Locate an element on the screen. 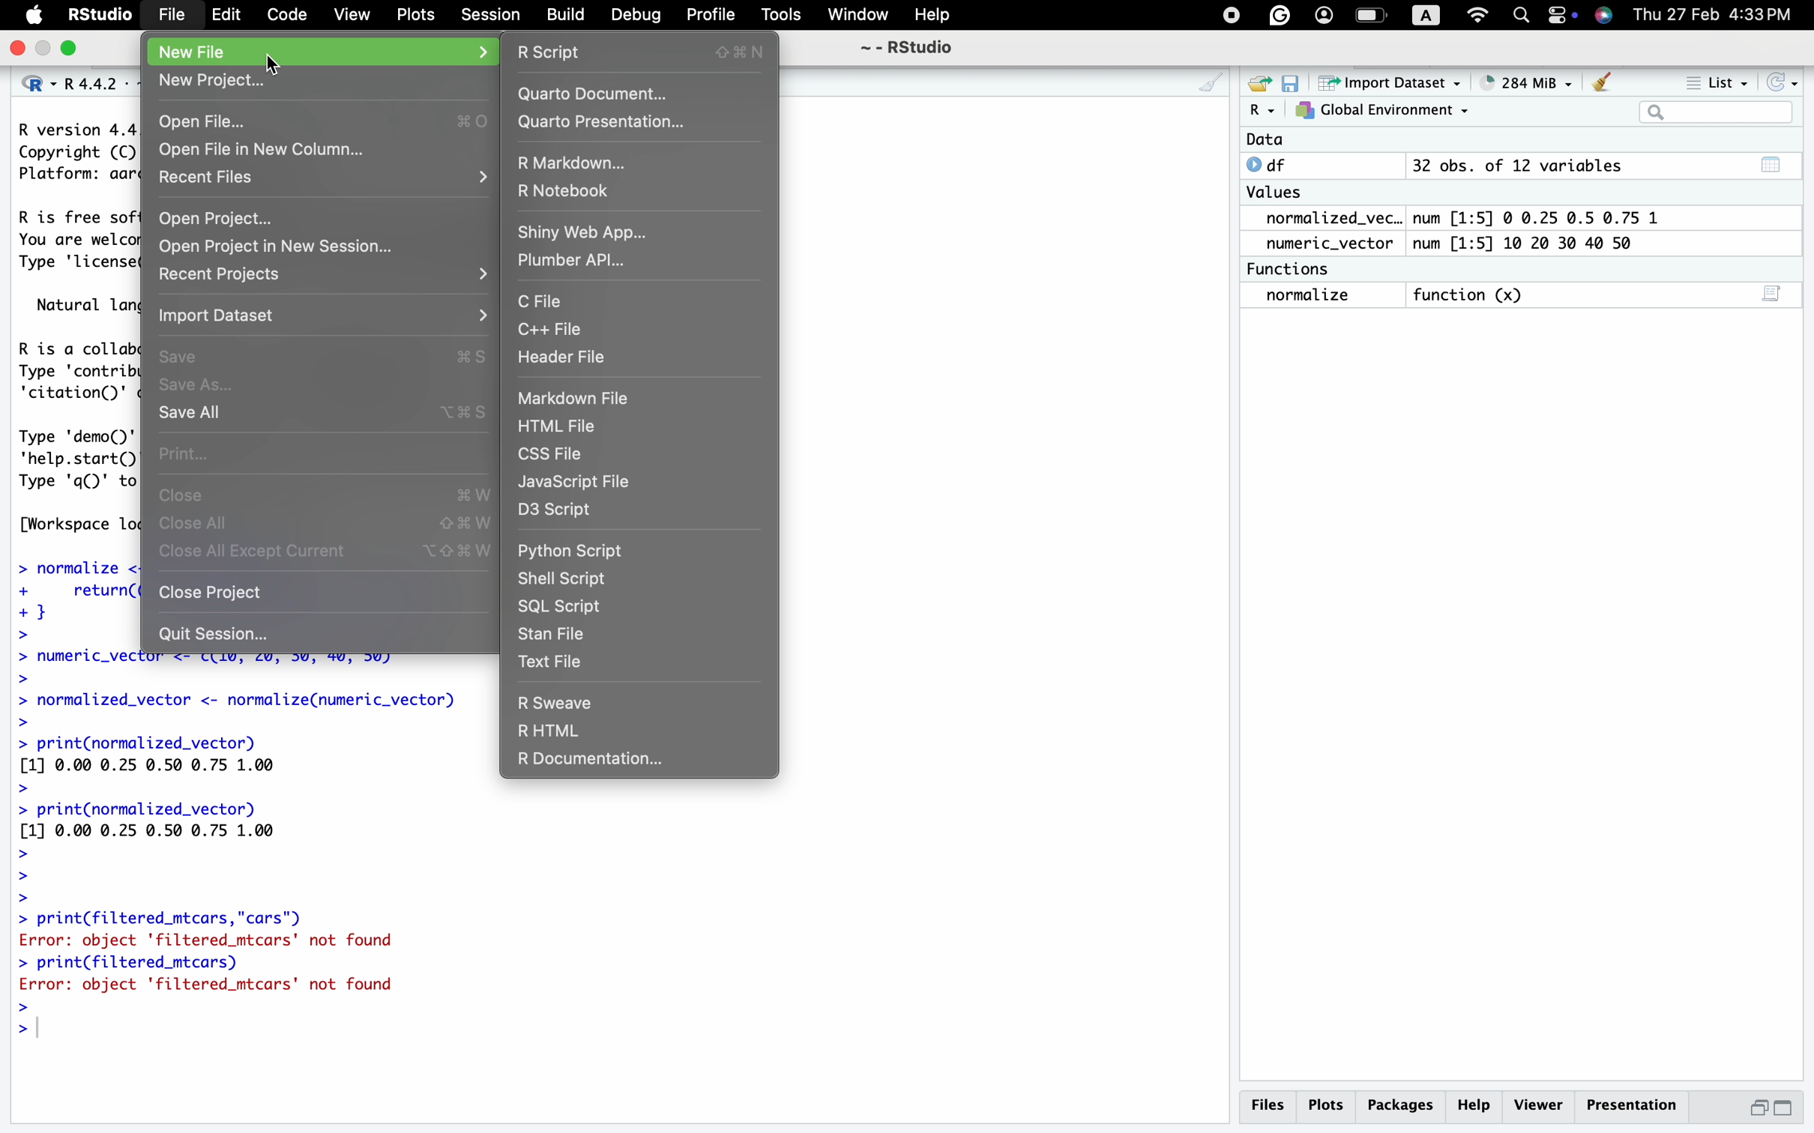 The image size is (1814, 1133). Save is located at coordinates (323, 354).